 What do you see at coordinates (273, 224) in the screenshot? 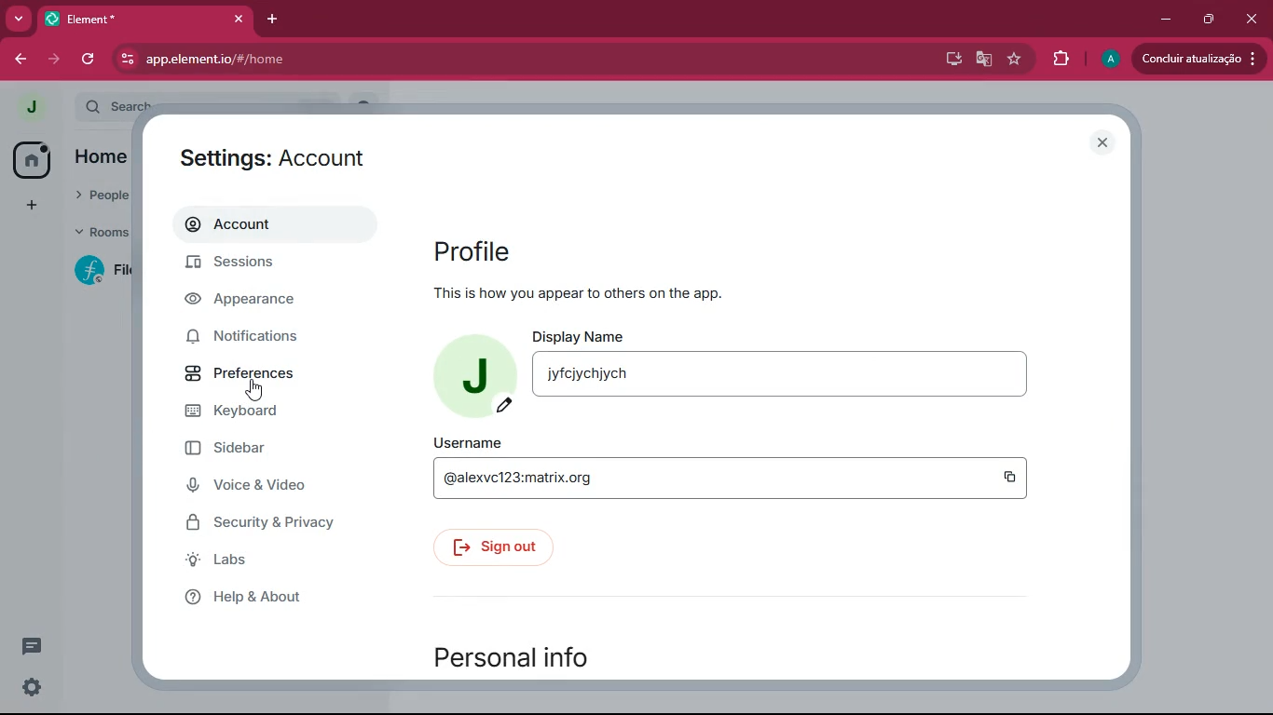
I see `account` at bounding box center [273, 224].